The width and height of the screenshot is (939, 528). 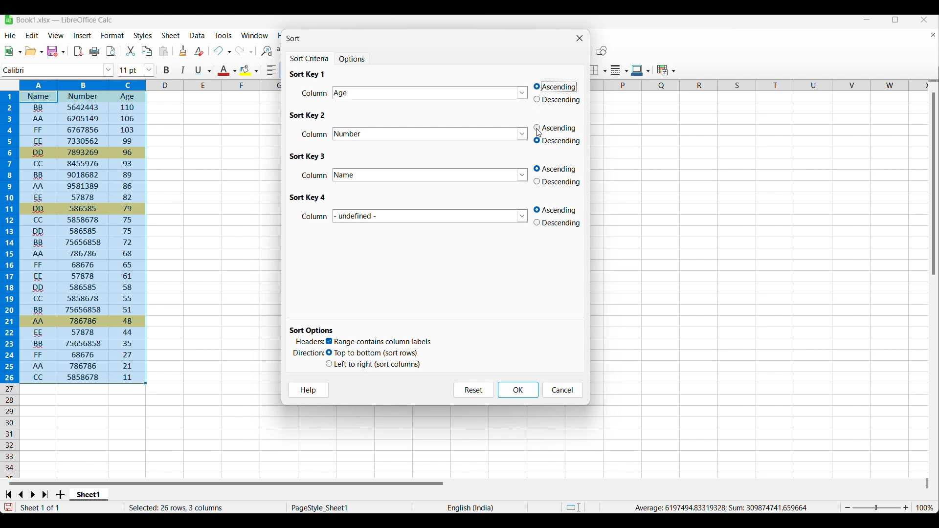 What do you see at coordinates (112, 51) in the screenshot?
I see `Toggle print preview` at bounding box center [112, 51].